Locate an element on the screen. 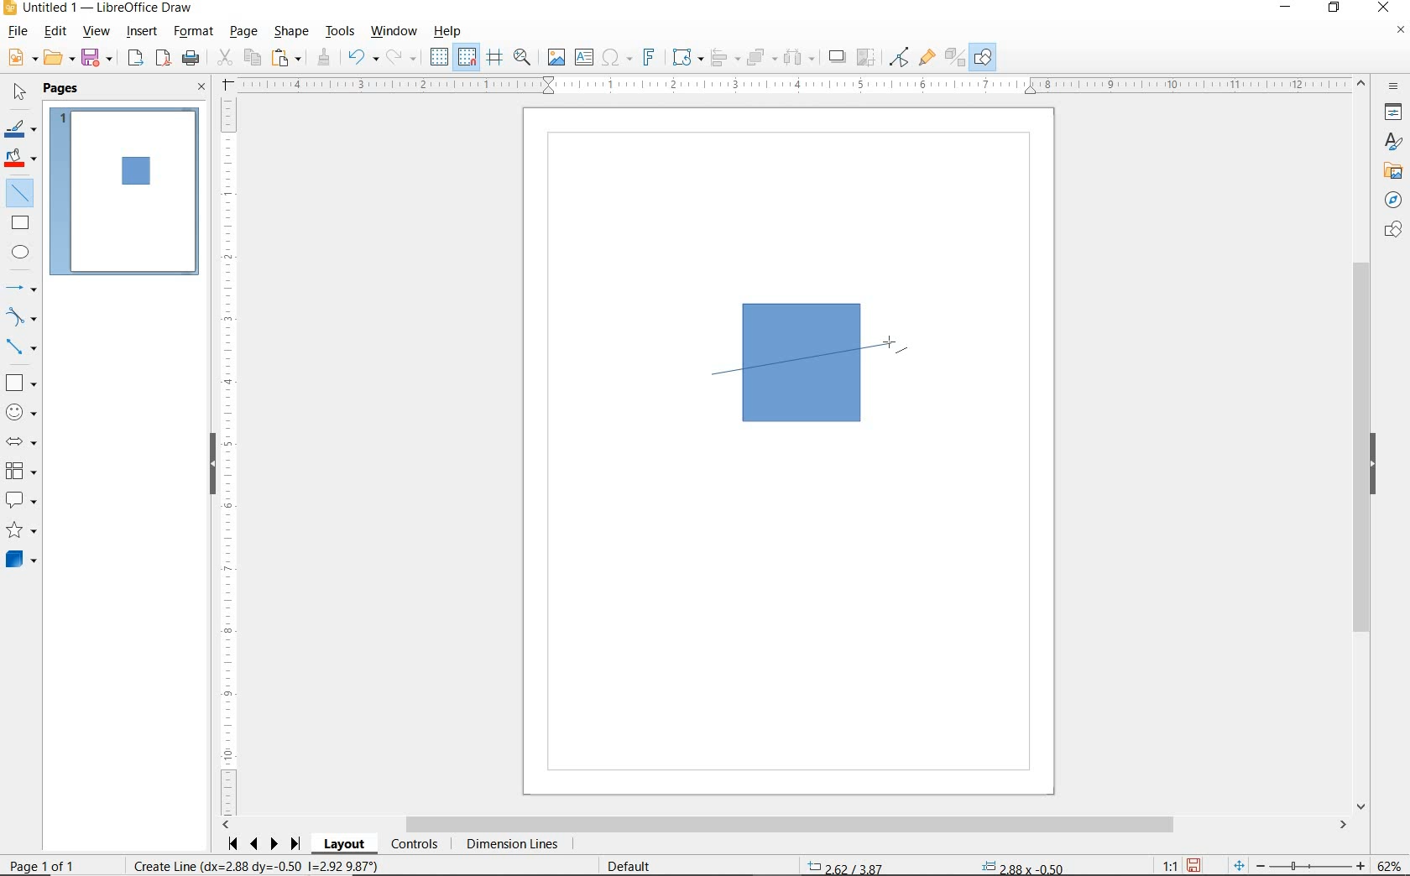  LINE TOOL is located at coordinates (717, 377).